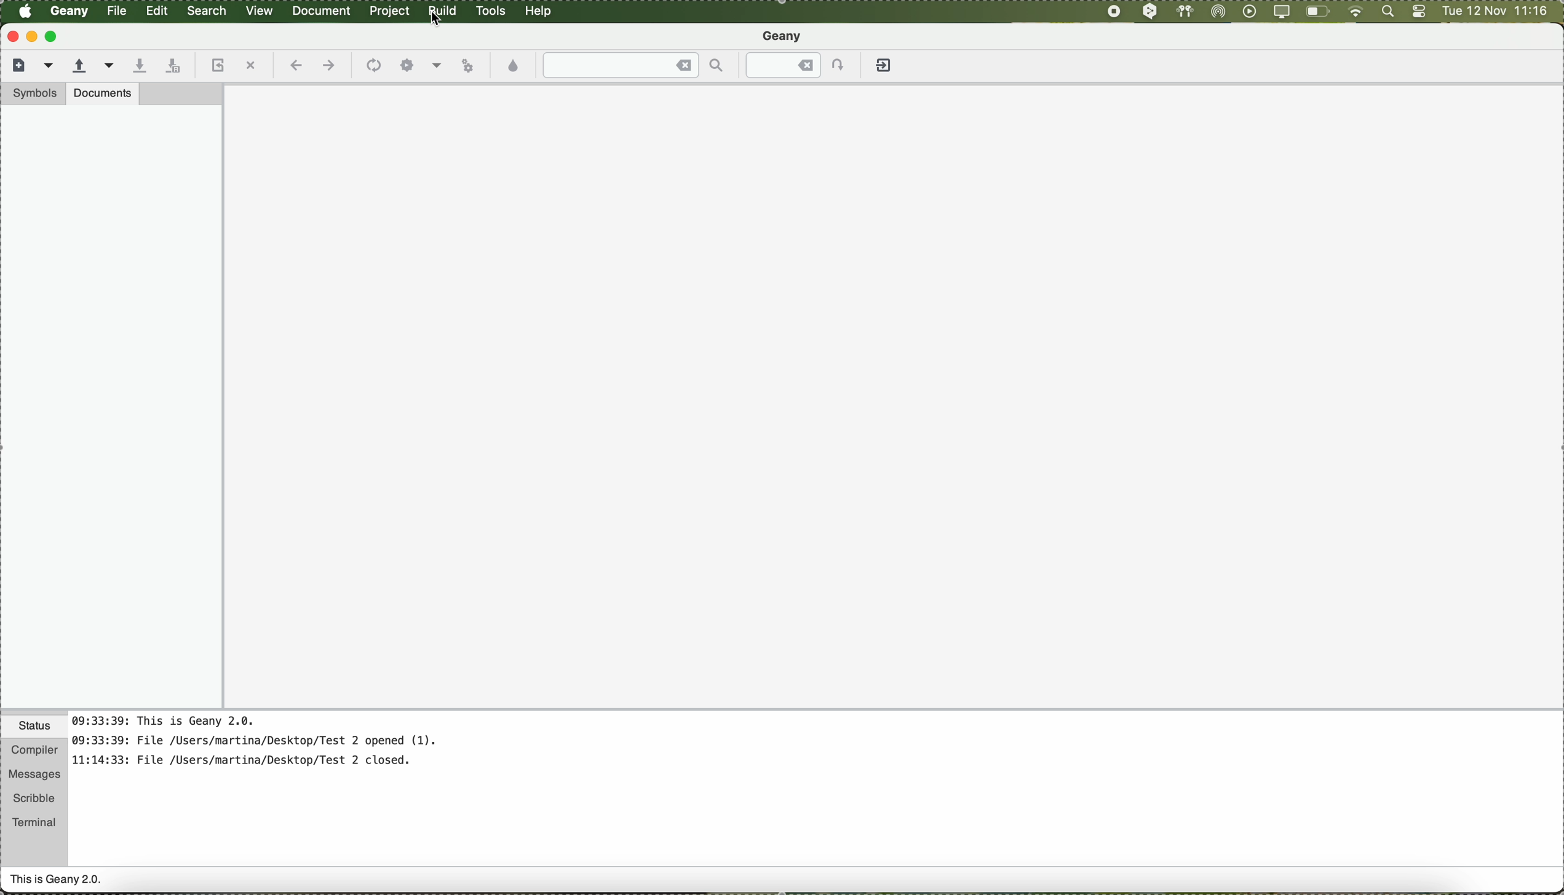  I want to click on wifi, so click(1356, 12).